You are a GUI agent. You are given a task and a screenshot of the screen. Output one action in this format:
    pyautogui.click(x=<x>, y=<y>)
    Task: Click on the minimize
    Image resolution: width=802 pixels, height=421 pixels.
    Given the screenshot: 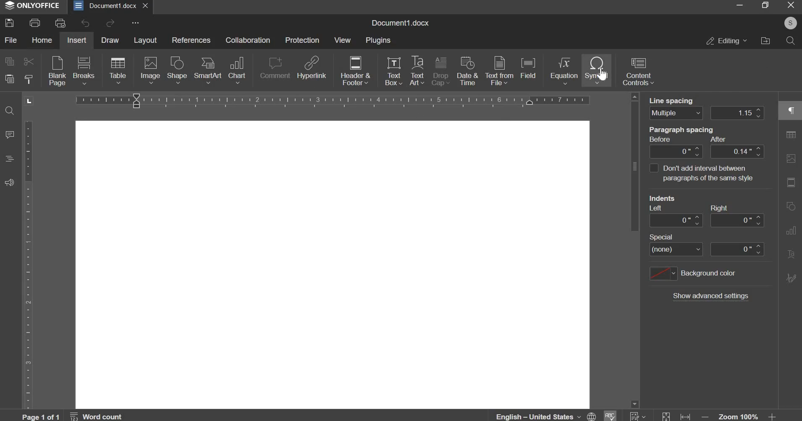 What is the action you would take?
    pyautogui.click(x=738, y=5)
    